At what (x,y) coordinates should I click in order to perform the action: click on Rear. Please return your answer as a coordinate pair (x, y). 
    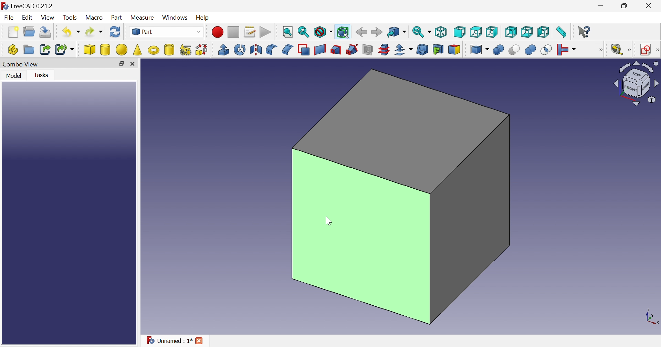
    Looking at the image, I should click on (510, 32).